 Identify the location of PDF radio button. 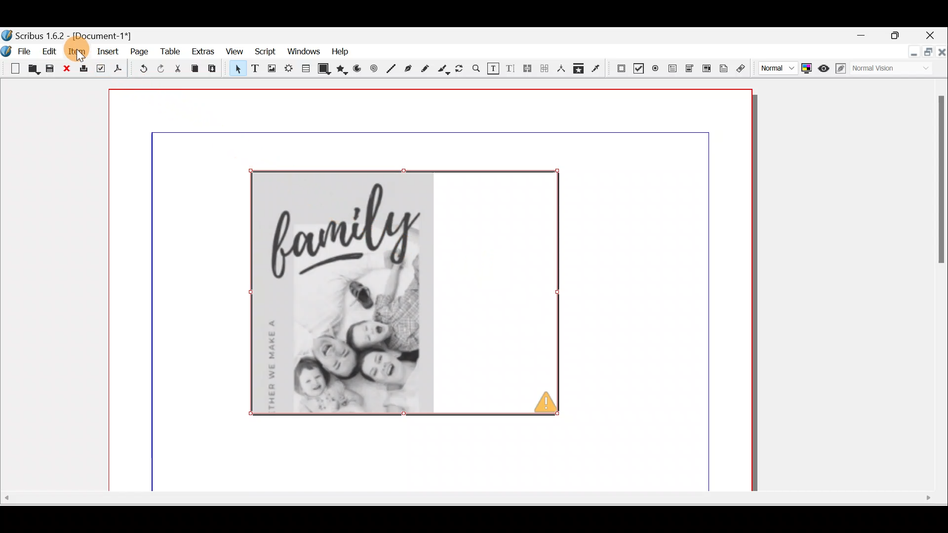
(655, 68).